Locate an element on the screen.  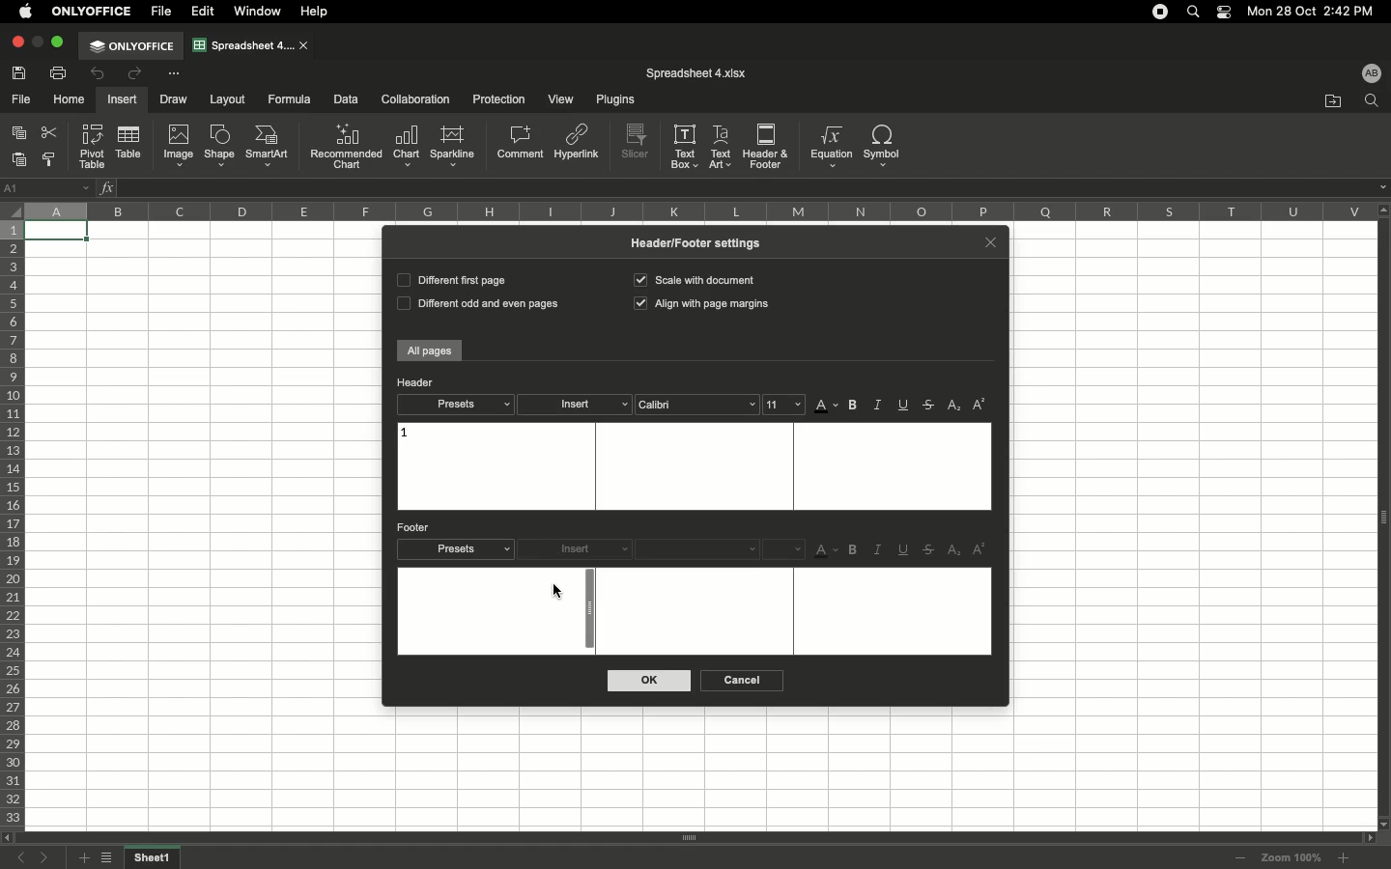
Header is located at coordinates (415, 382).